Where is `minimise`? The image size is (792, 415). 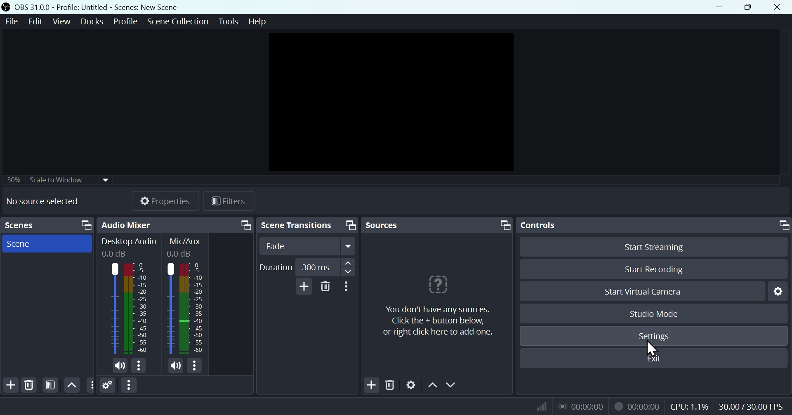 minimise is located at coordinates (717, 7).